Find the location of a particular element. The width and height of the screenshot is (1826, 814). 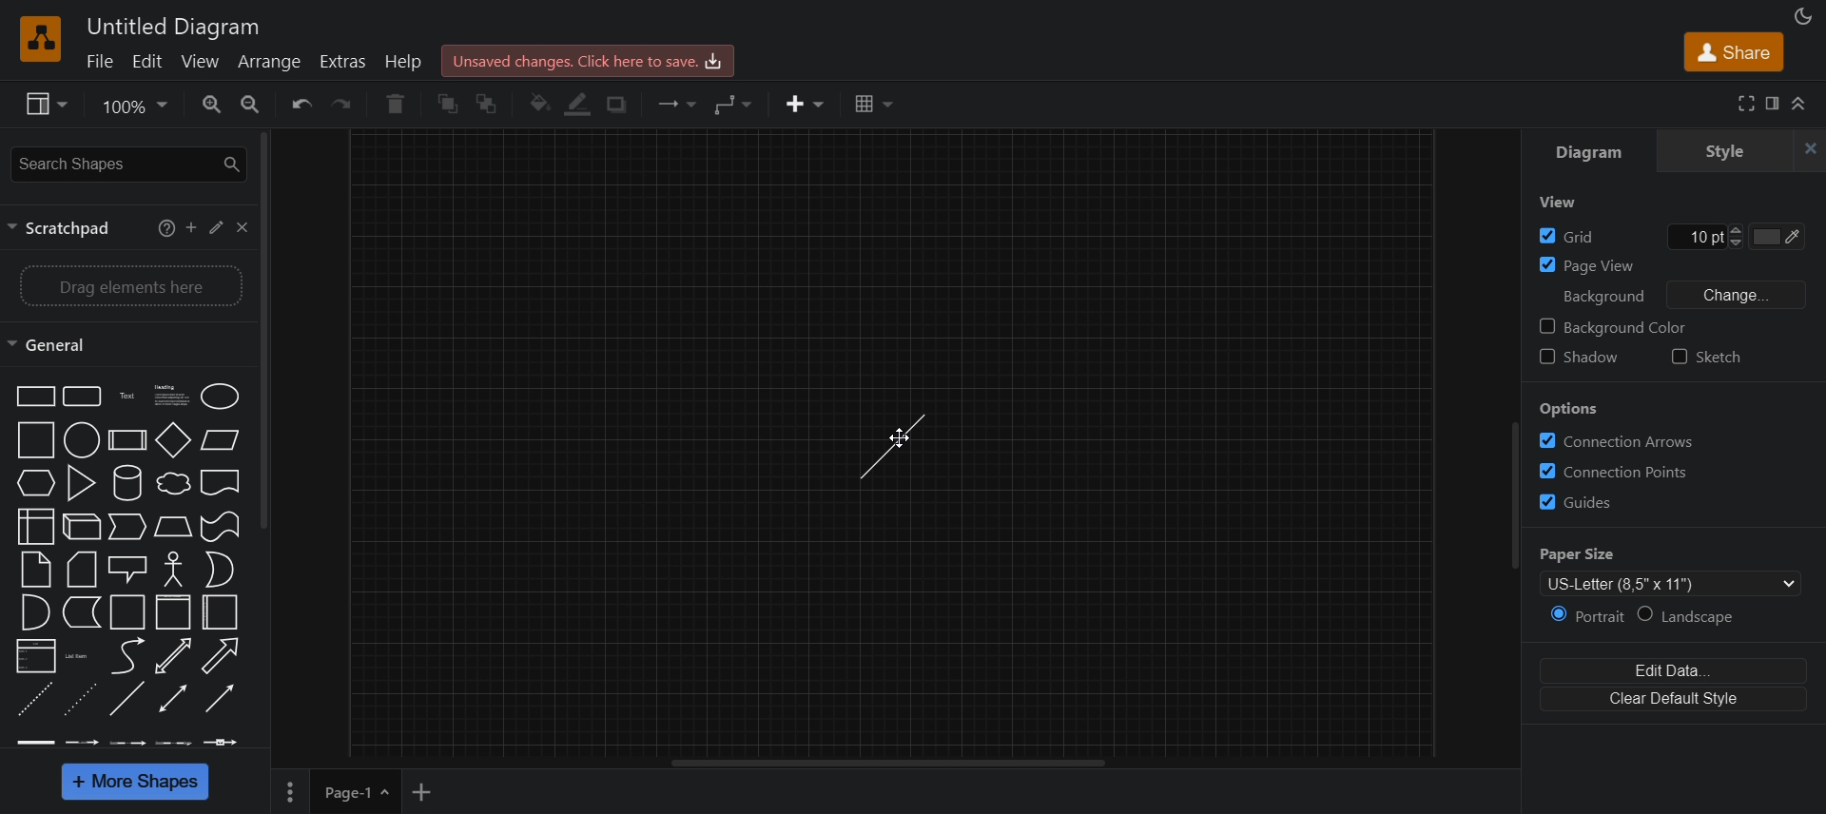

dotted line is located at coordinates (81, 701).